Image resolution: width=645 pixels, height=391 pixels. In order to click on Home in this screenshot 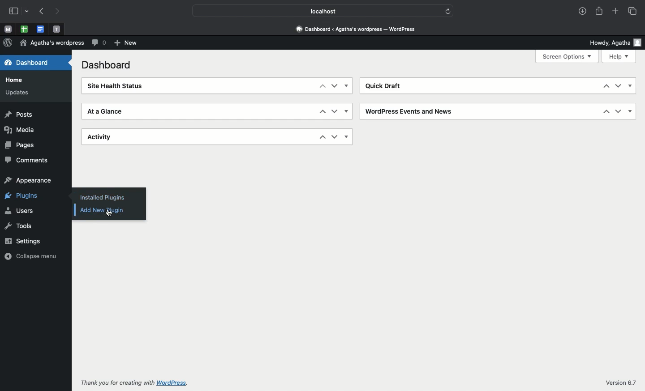, I will do `click(14, 79)`.